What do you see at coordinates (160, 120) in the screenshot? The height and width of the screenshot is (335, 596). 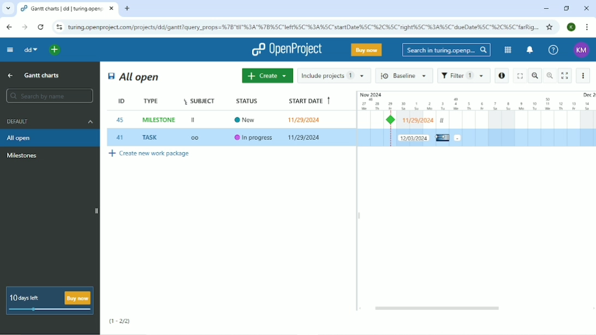 I see `MILESTONE` at bounding box center [160, 120].